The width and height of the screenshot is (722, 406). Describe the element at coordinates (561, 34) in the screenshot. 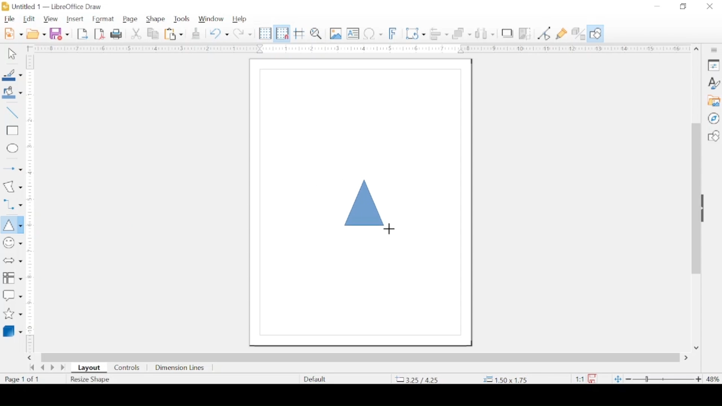

I see `show gluepoint functions` at that location.